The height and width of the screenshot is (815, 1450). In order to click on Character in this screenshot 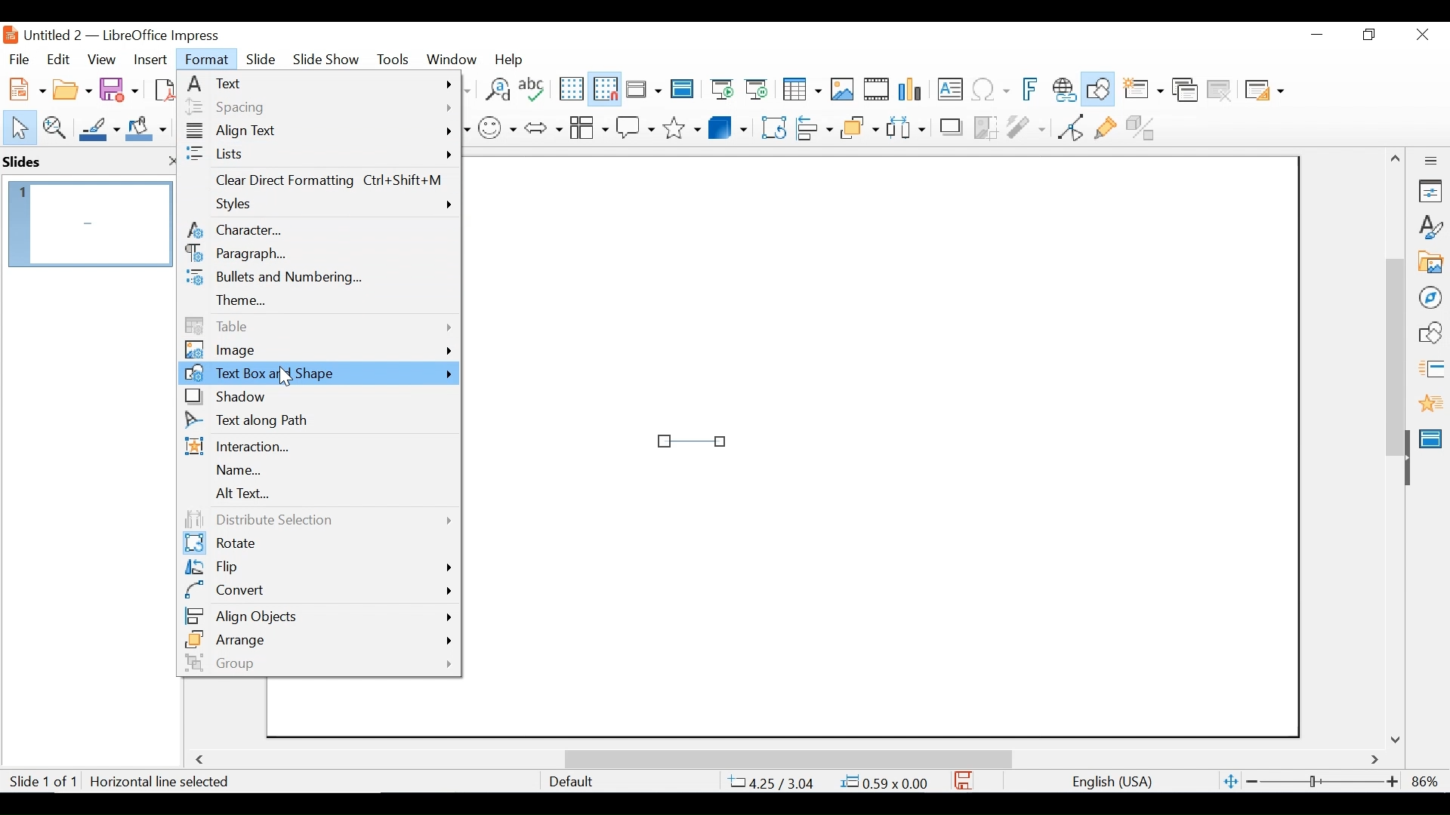, I will do `click(318, 229)`.